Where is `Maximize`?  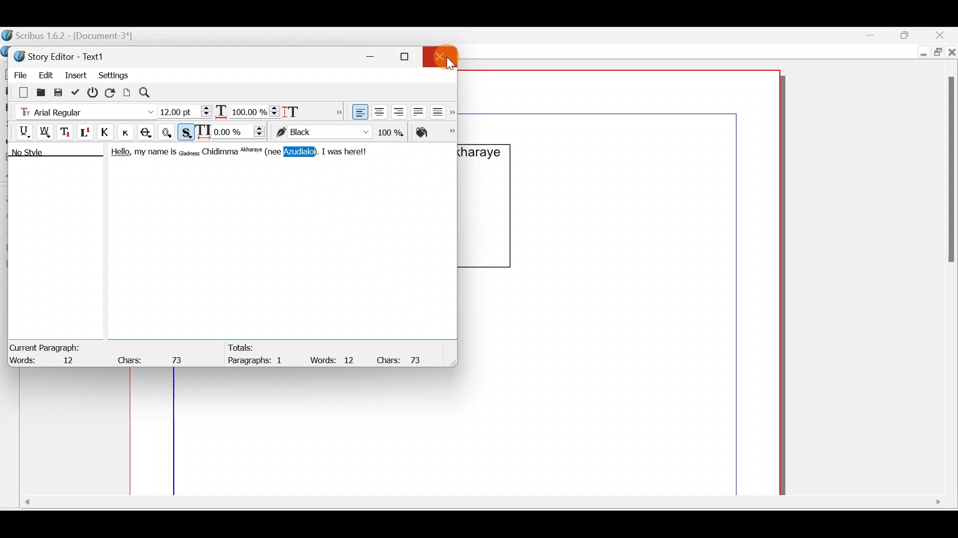
Maximize is located at coordinates (411, 56).